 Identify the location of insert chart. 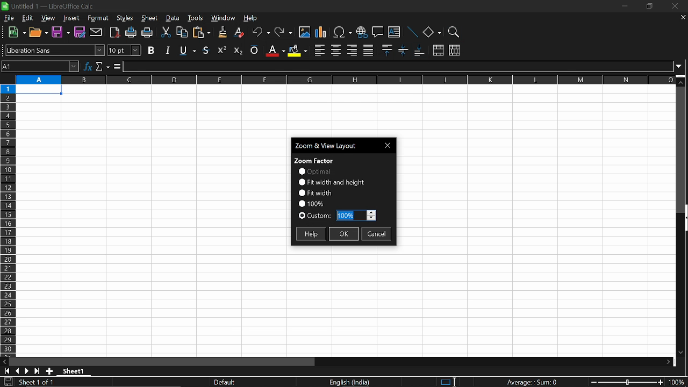
(321, 33).